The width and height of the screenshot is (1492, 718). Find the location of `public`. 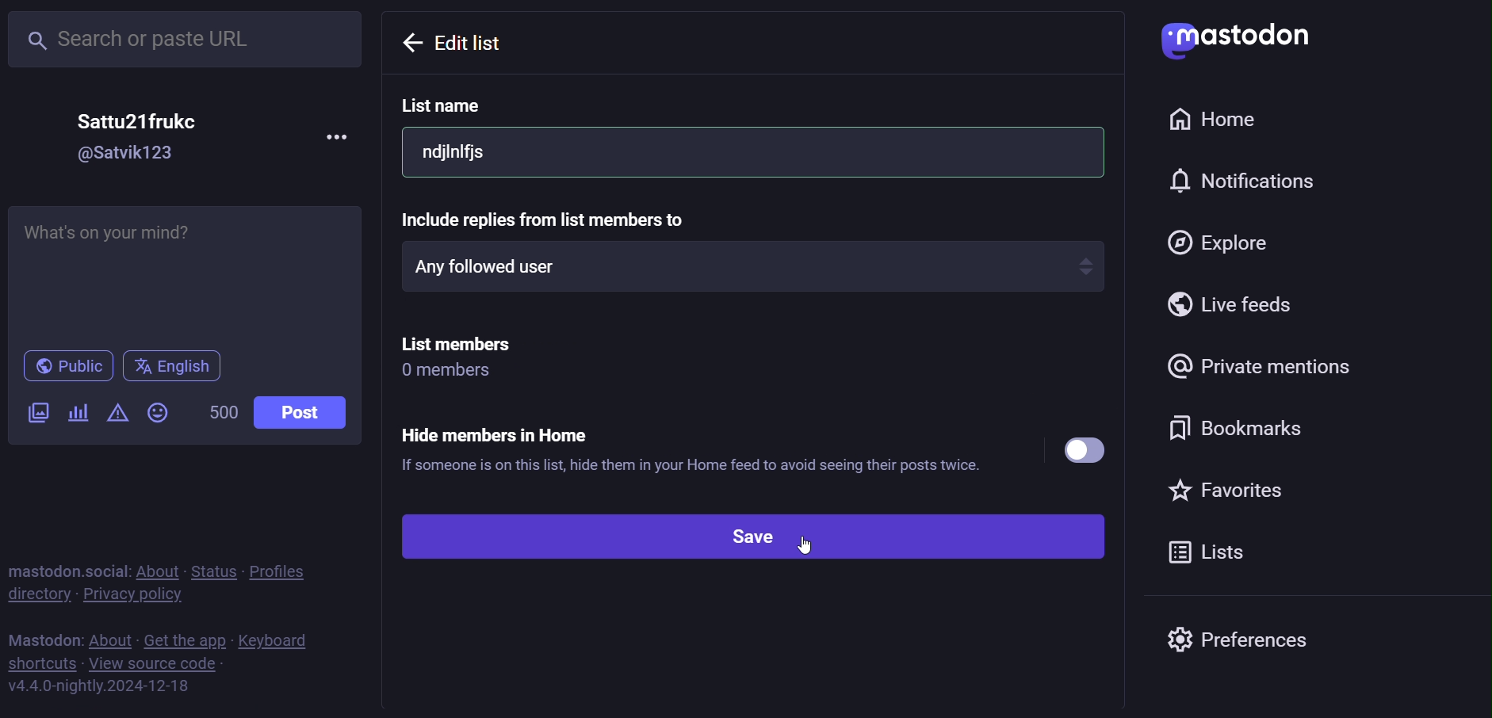

public is located at coordinates (66, 365).